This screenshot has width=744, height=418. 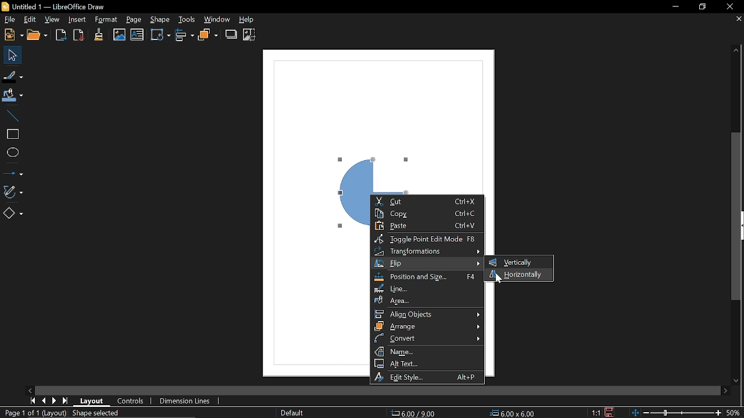 I want to click on Insert text, so click(x=137, y=35).